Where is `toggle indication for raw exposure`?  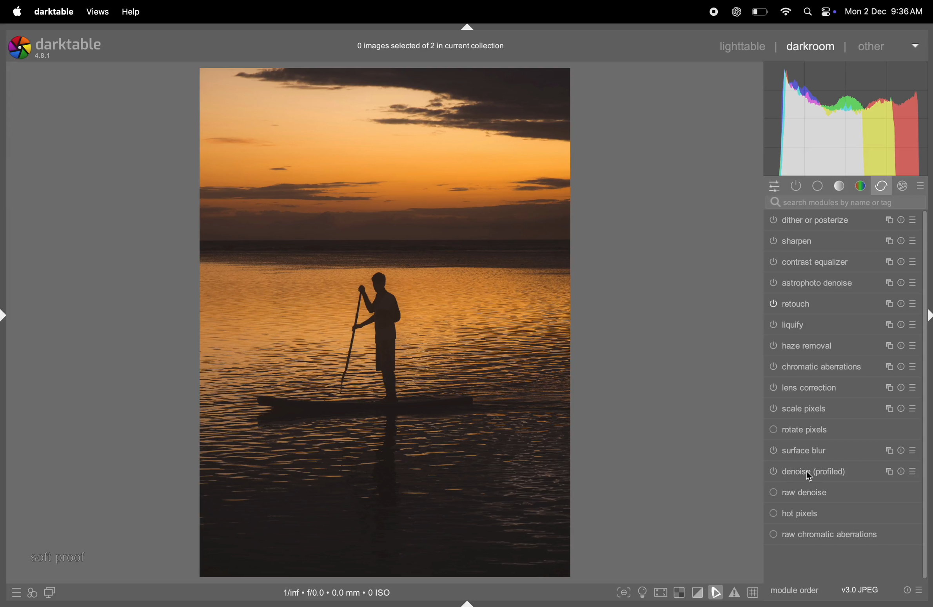 toggle indication for raw exposure is located at coordinates (679, 593).